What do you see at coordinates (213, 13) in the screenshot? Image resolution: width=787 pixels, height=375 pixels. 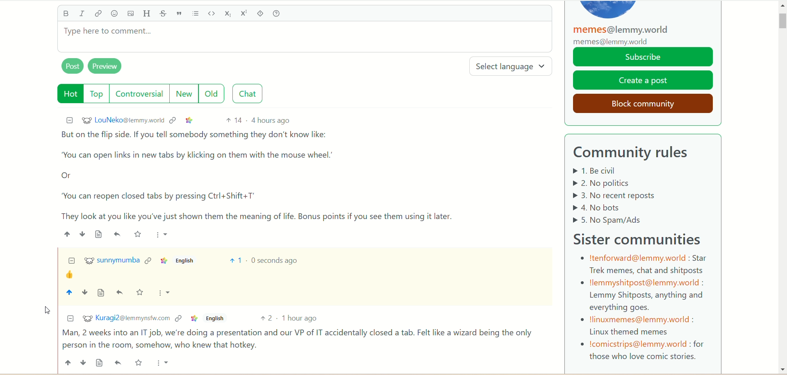 I see `code` at bounding box center [213, 13].